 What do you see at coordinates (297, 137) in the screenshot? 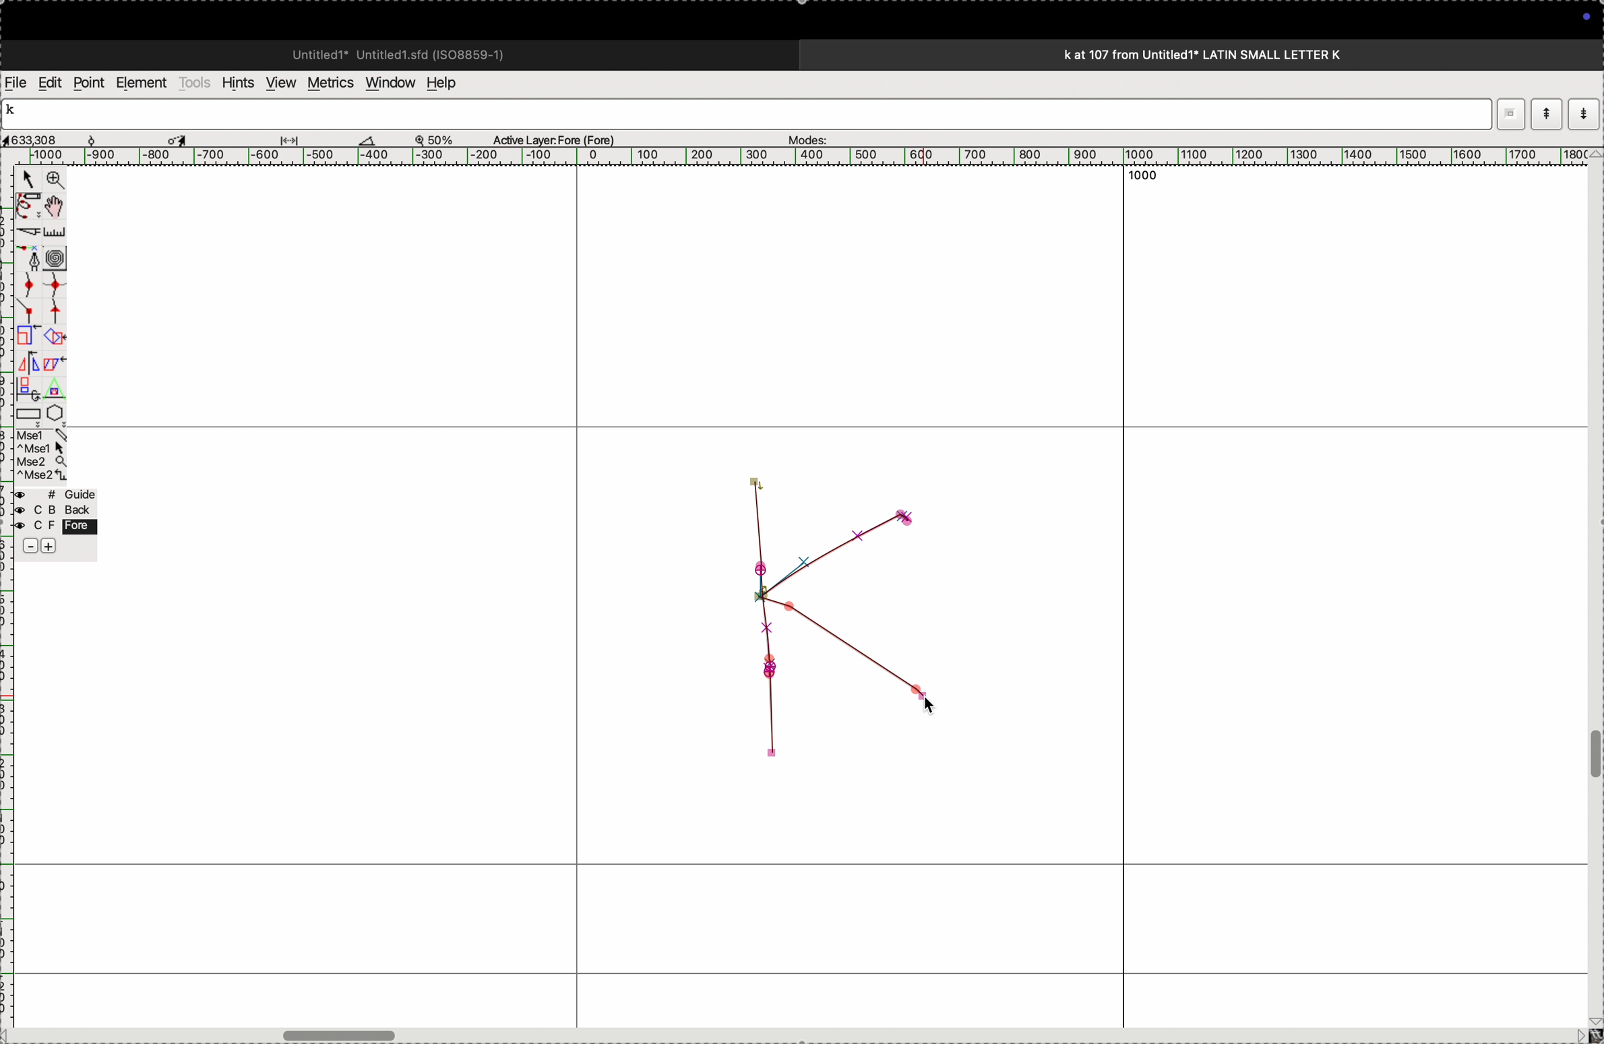
I see `drang` at bounding box center [297, 137].